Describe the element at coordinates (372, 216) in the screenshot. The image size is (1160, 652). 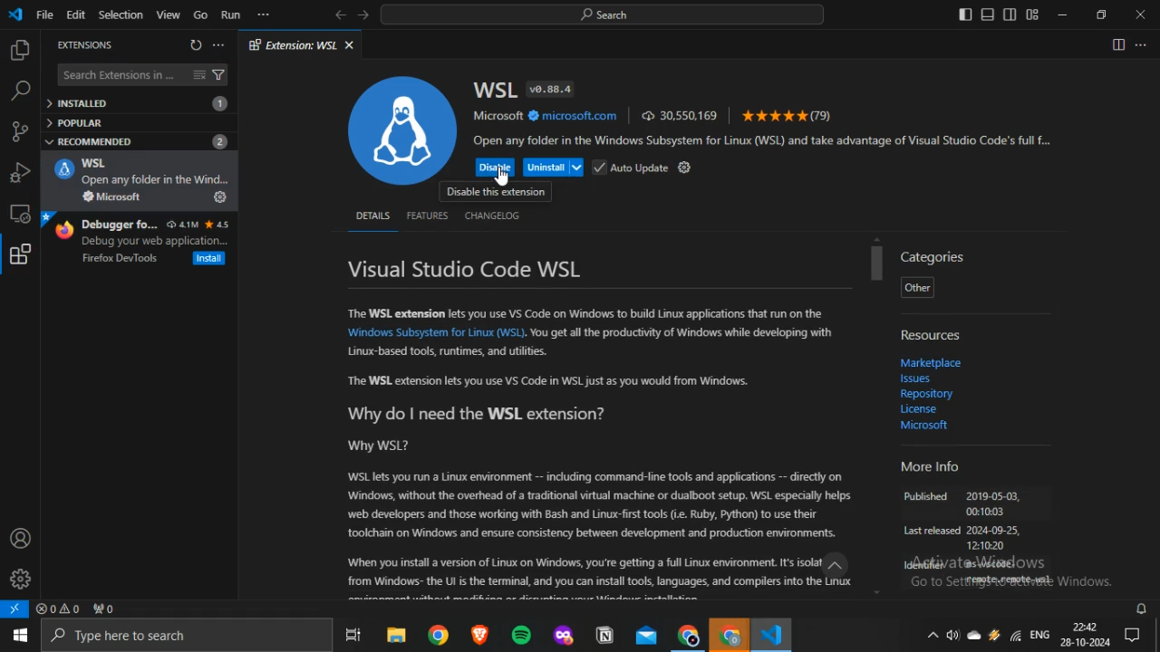
I see `DETAILS` at that location.